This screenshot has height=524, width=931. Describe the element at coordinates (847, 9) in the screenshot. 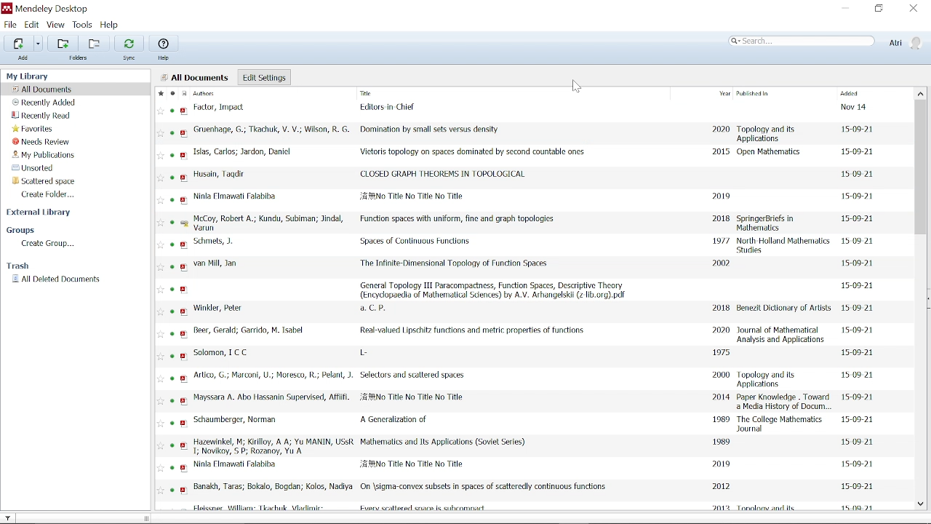

I see `Minimize` at that location.